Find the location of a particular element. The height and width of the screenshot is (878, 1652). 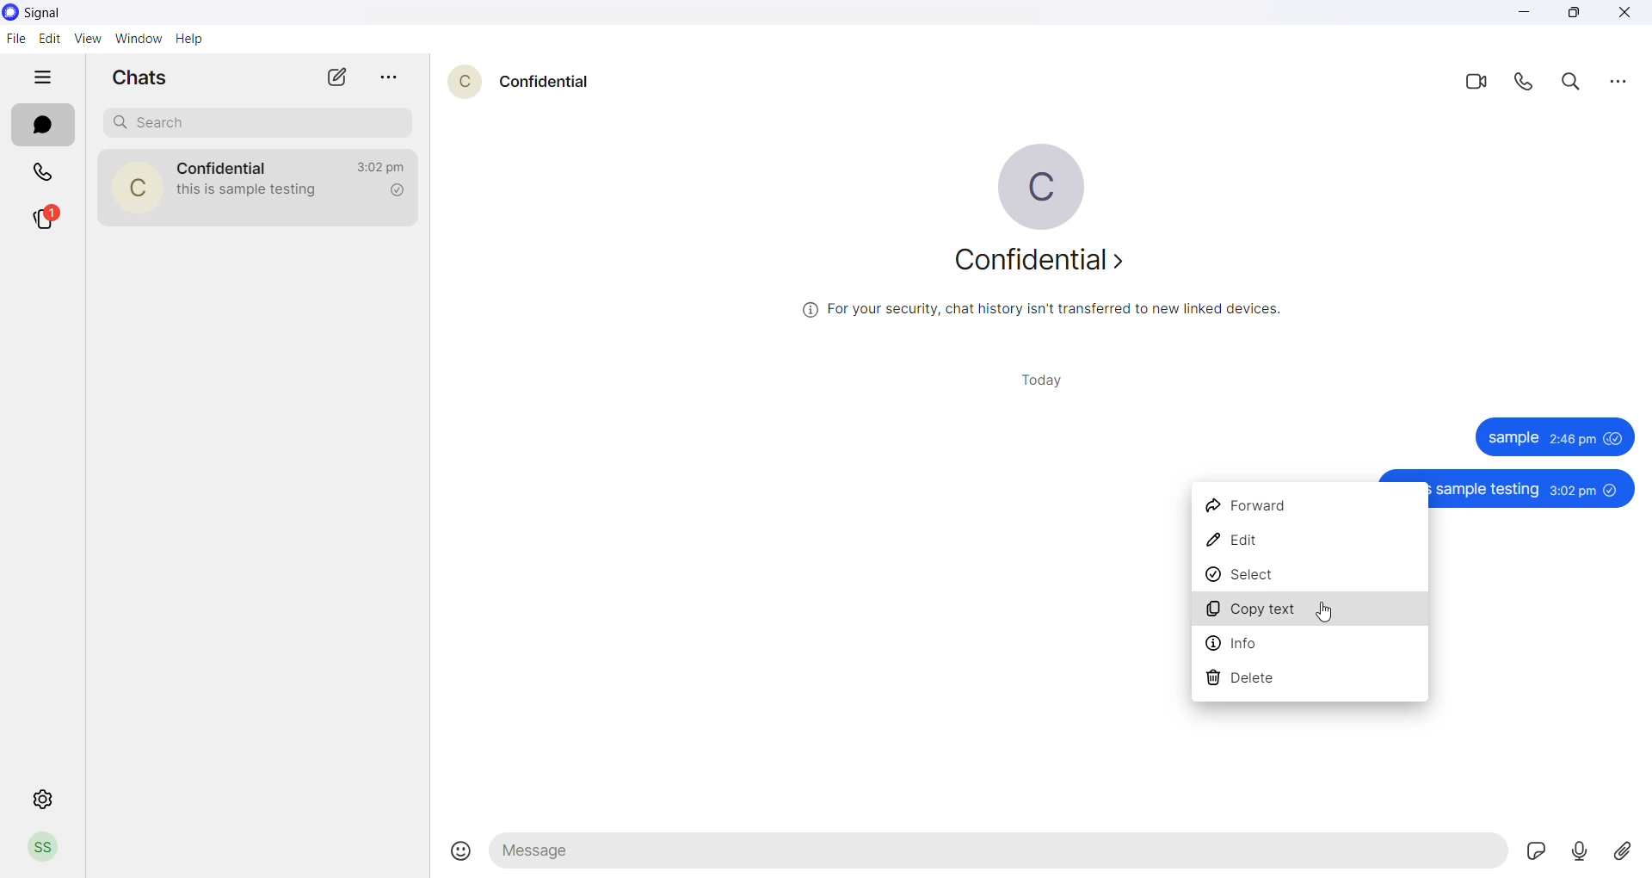

view is located at coordinates (86, 38).